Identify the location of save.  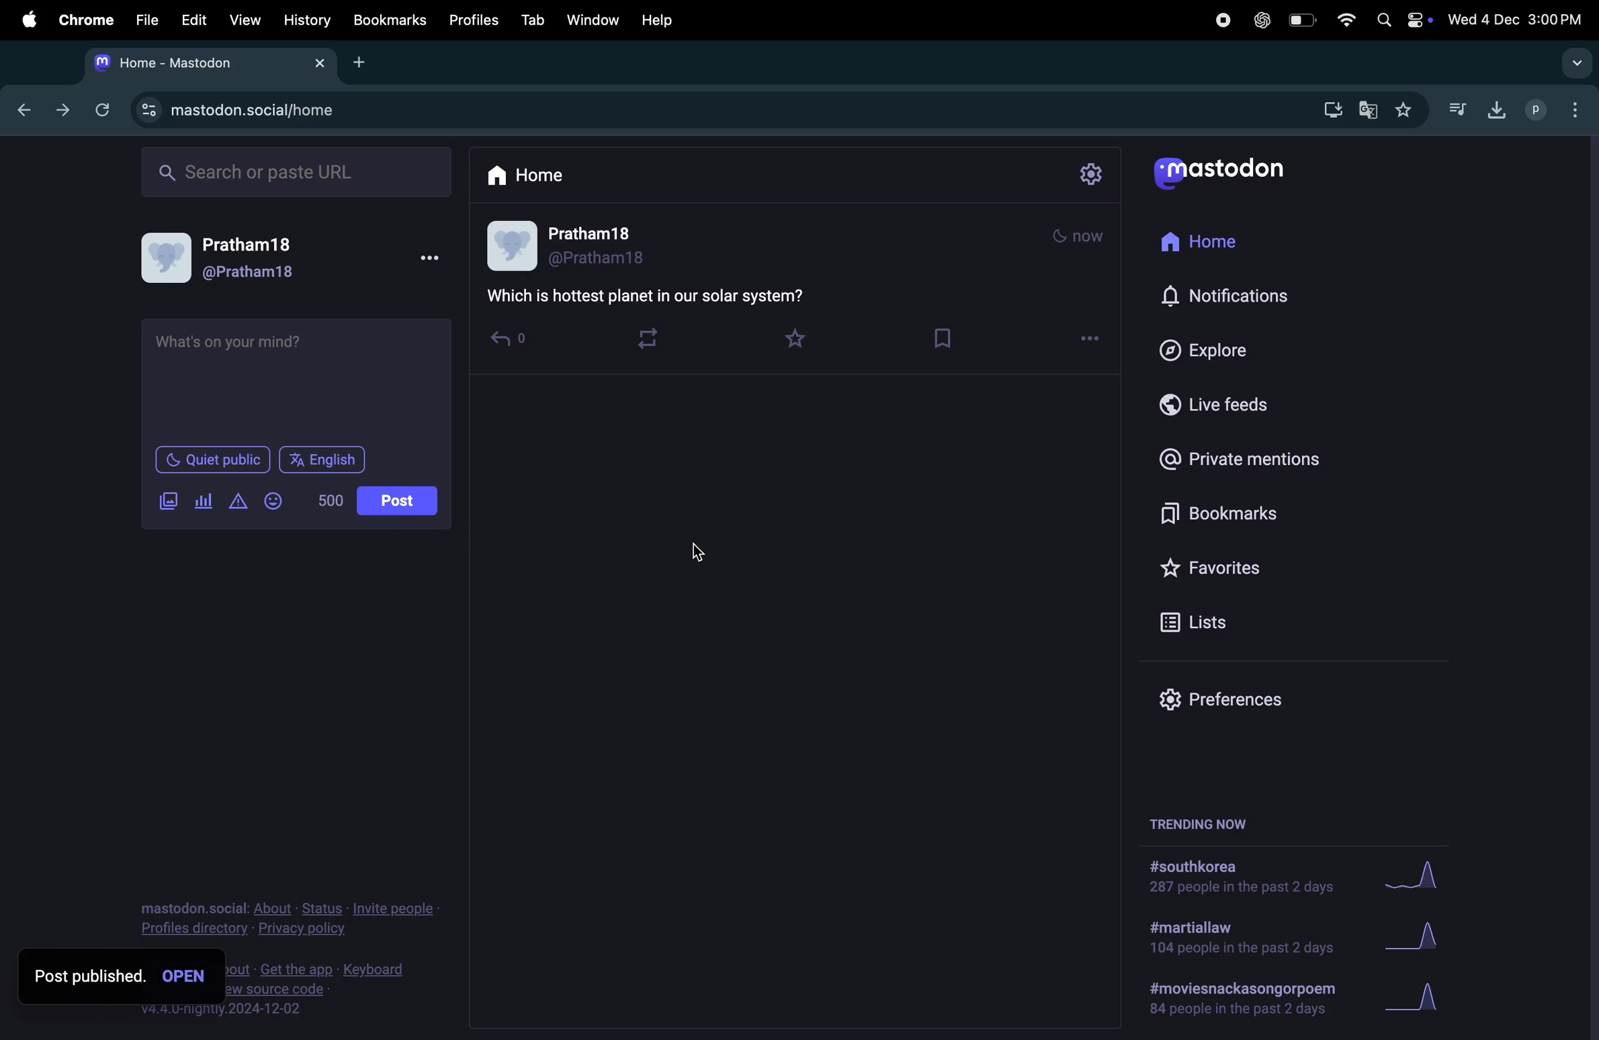
(949, 339).